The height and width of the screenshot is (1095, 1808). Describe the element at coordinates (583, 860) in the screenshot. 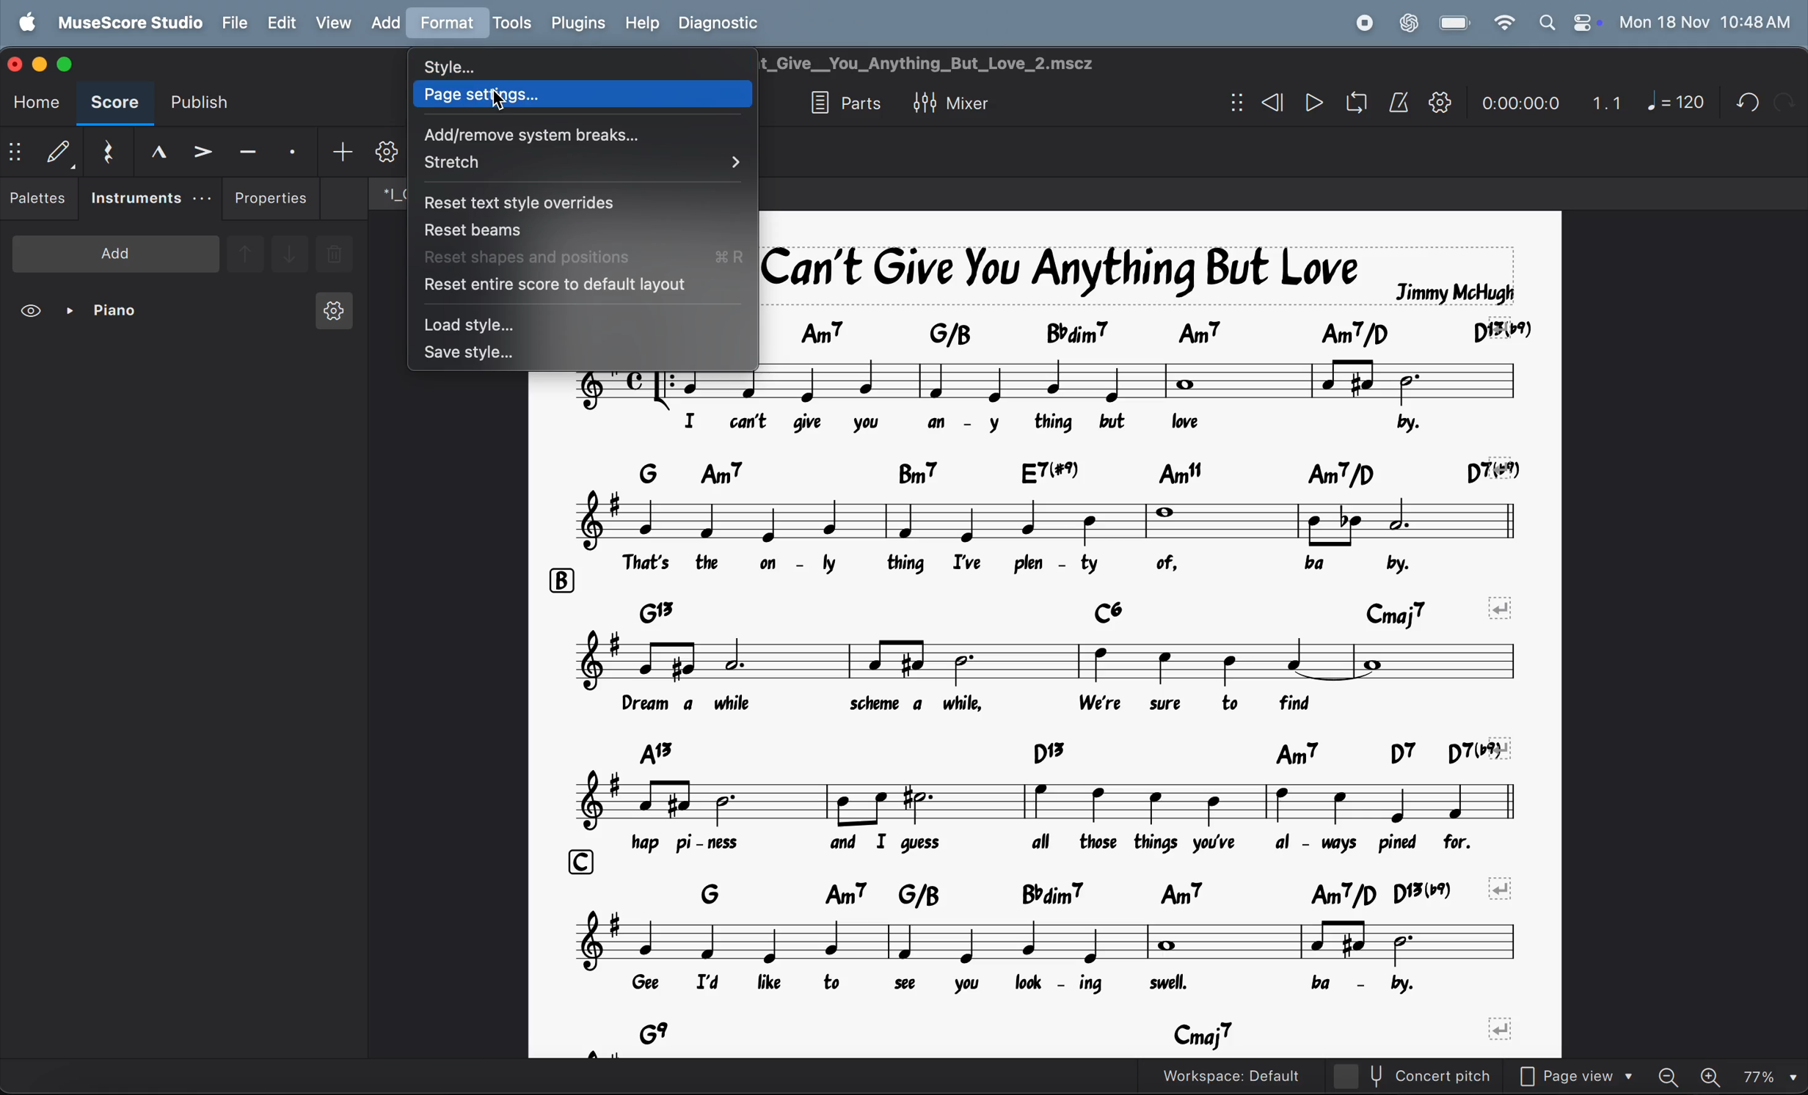

I see `rows` at that location.